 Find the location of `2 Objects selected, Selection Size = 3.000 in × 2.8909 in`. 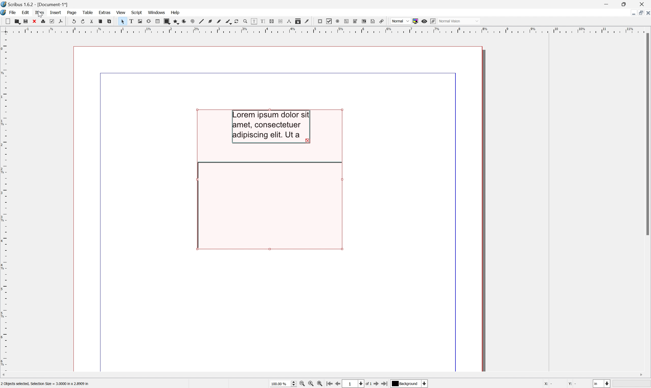

2 Objects selected, Selection Size = 3.000 in × 2.8909 in is located at coordinates (45, 384).